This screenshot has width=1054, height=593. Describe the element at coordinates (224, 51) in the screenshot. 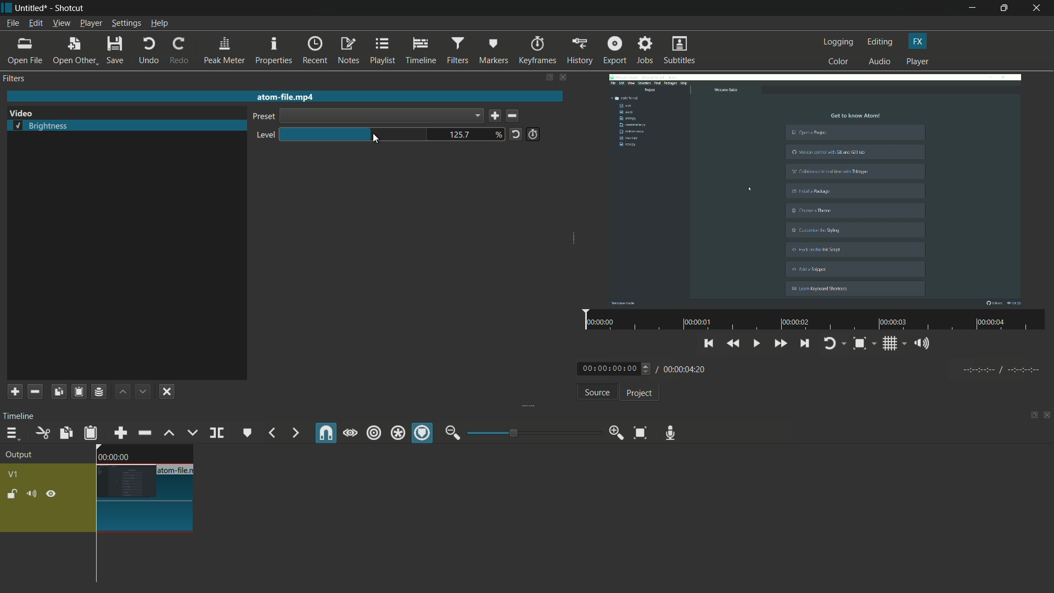

I see `peak meter` at that location.